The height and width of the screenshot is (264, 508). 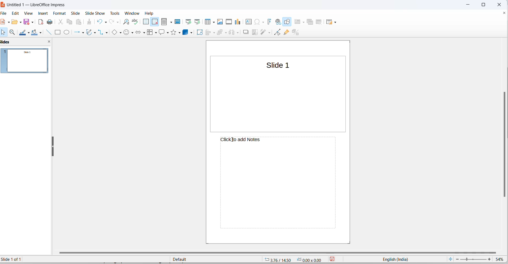 What do you see at coordinates (229, 21) in the screenshot?
I see `insert audio and video` at bounding box center [229, 21].